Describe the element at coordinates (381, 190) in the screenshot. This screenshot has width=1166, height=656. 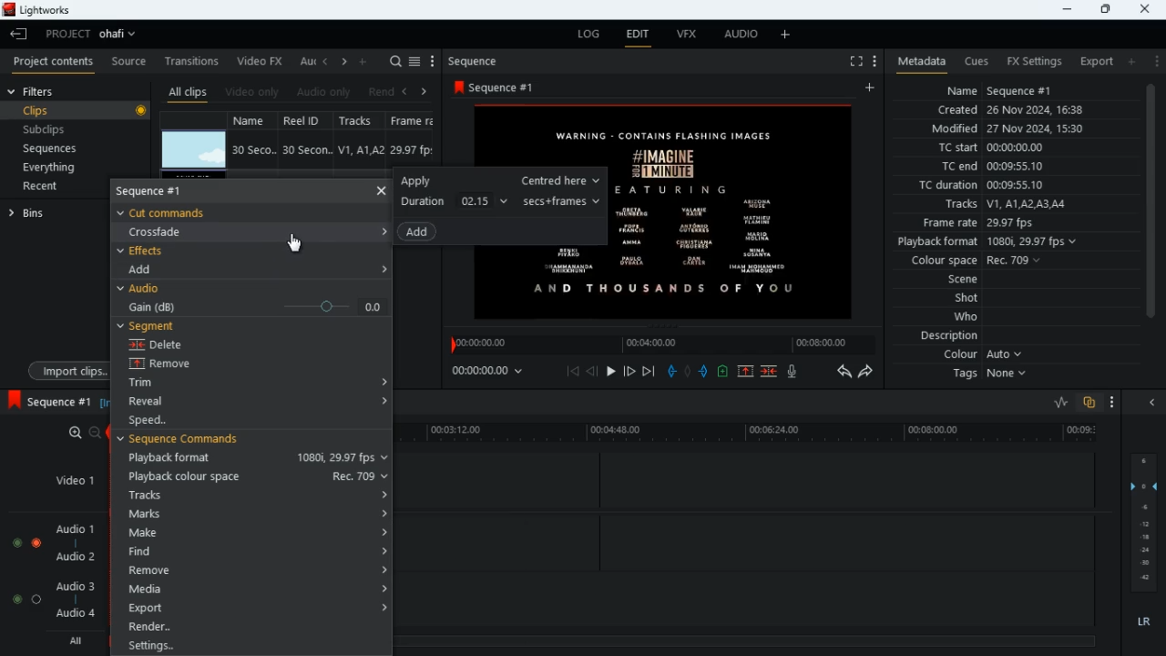
I see `close` at that location.